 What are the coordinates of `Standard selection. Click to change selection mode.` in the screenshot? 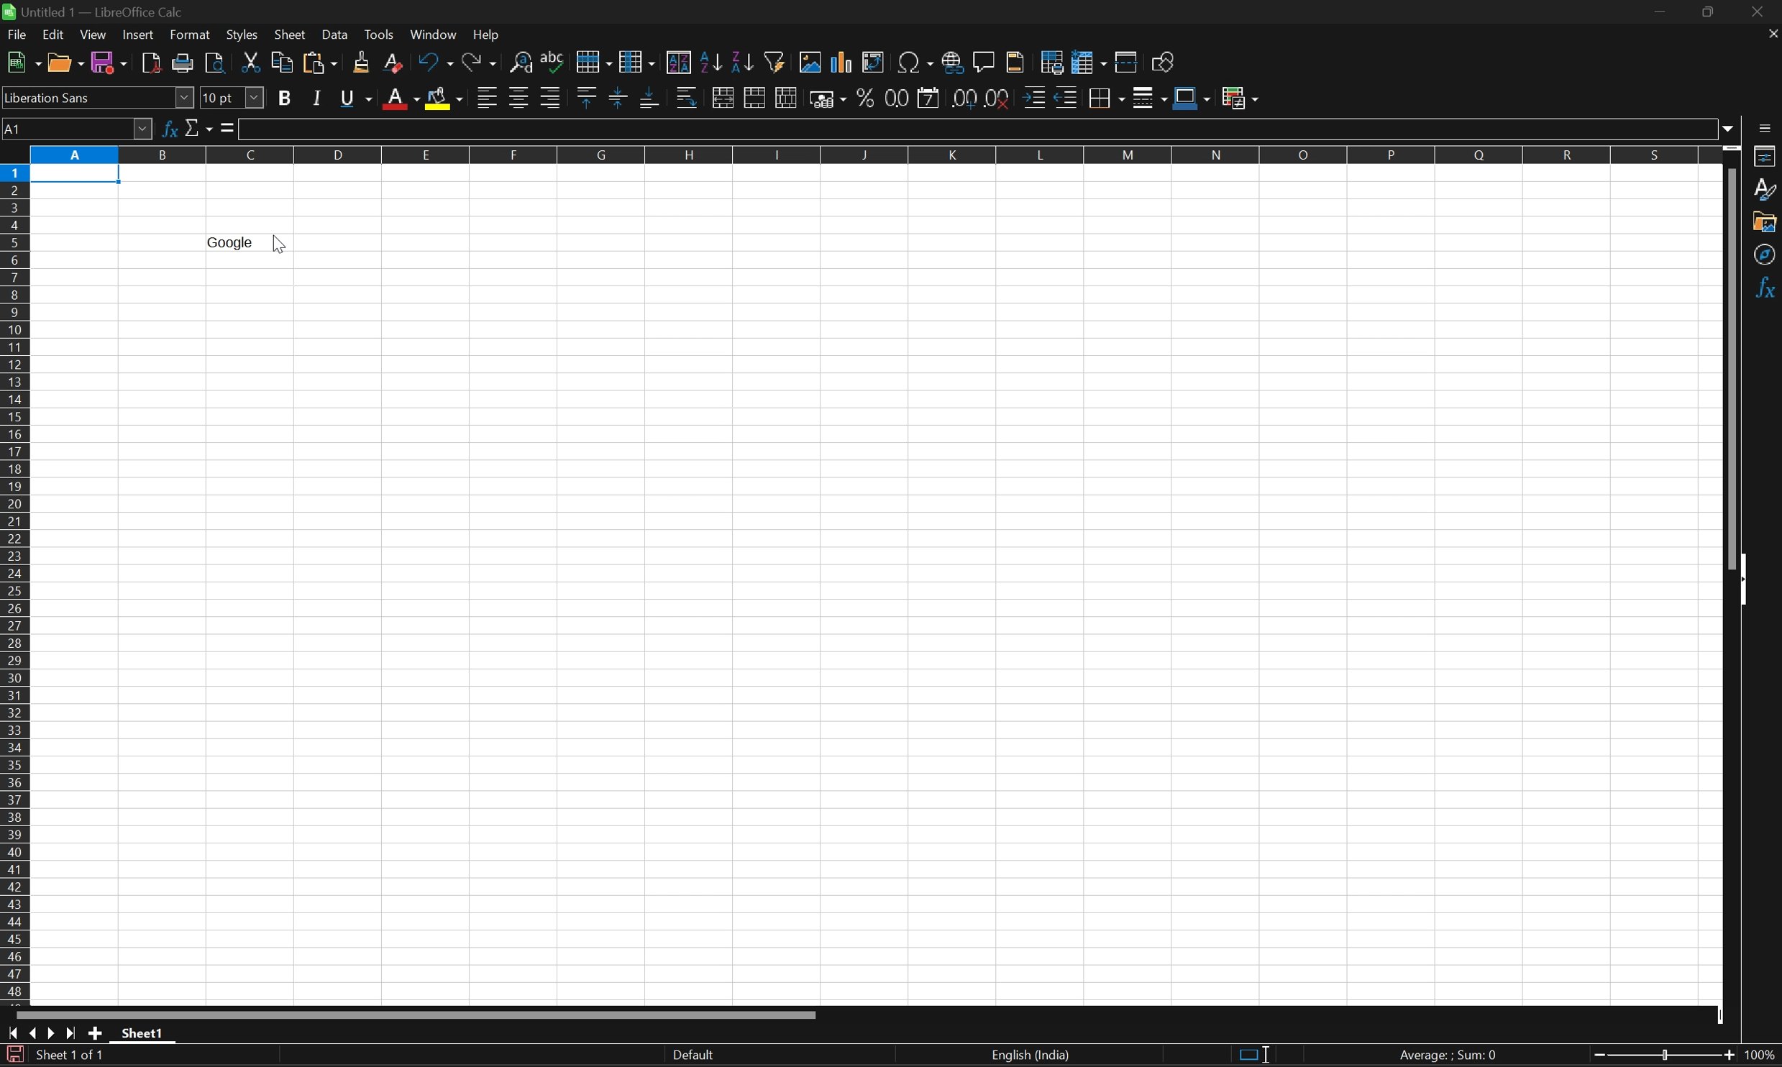 It's located at (1254, 1056).